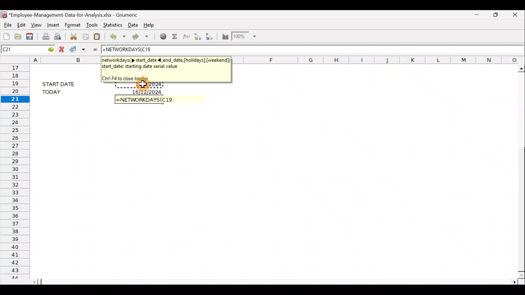 This screenshot has height=295, width=525. Describe the element at coordinates (31, 36) in the screenshot. I see `Save the current workbook` at that location.